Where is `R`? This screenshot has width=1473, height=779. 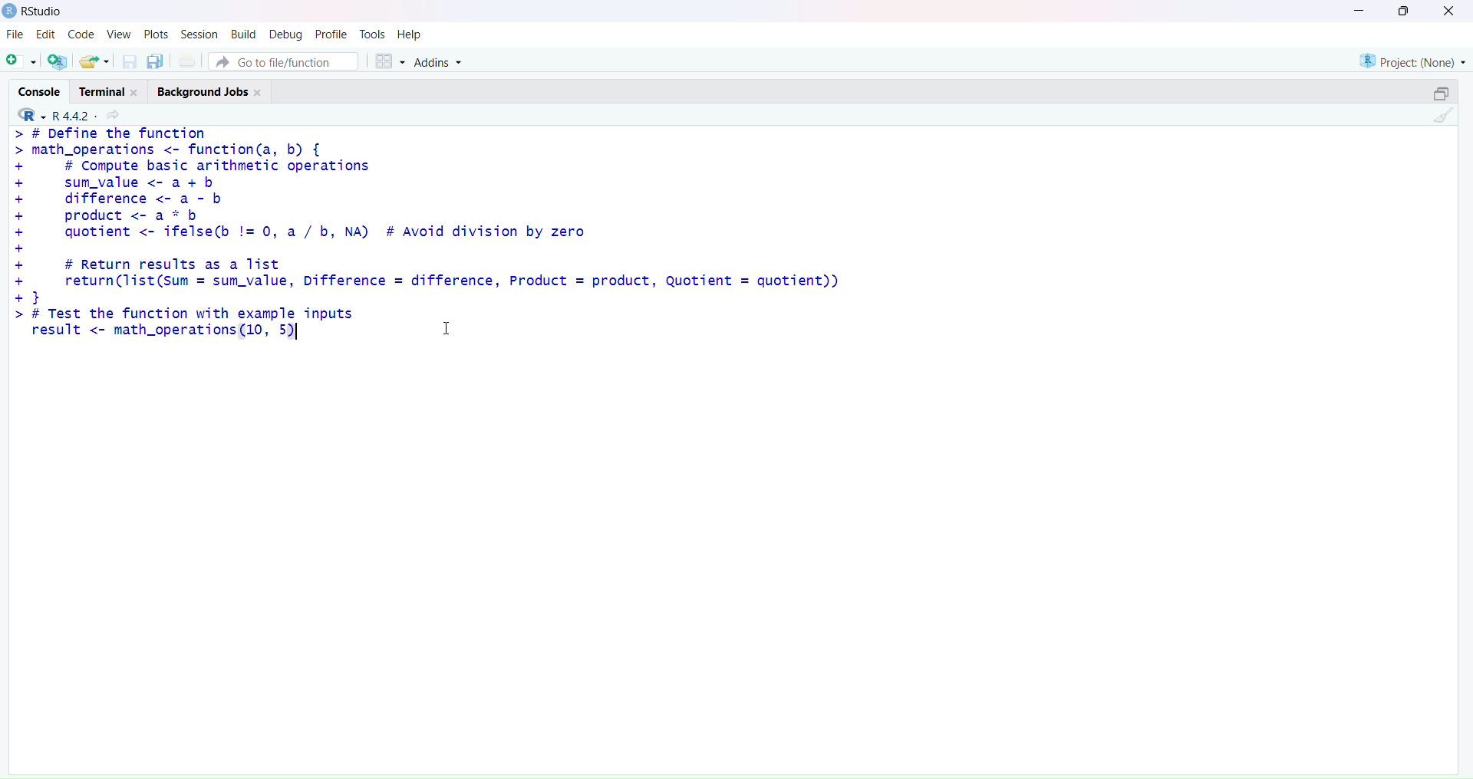
R is located at coordinates (28, 116).